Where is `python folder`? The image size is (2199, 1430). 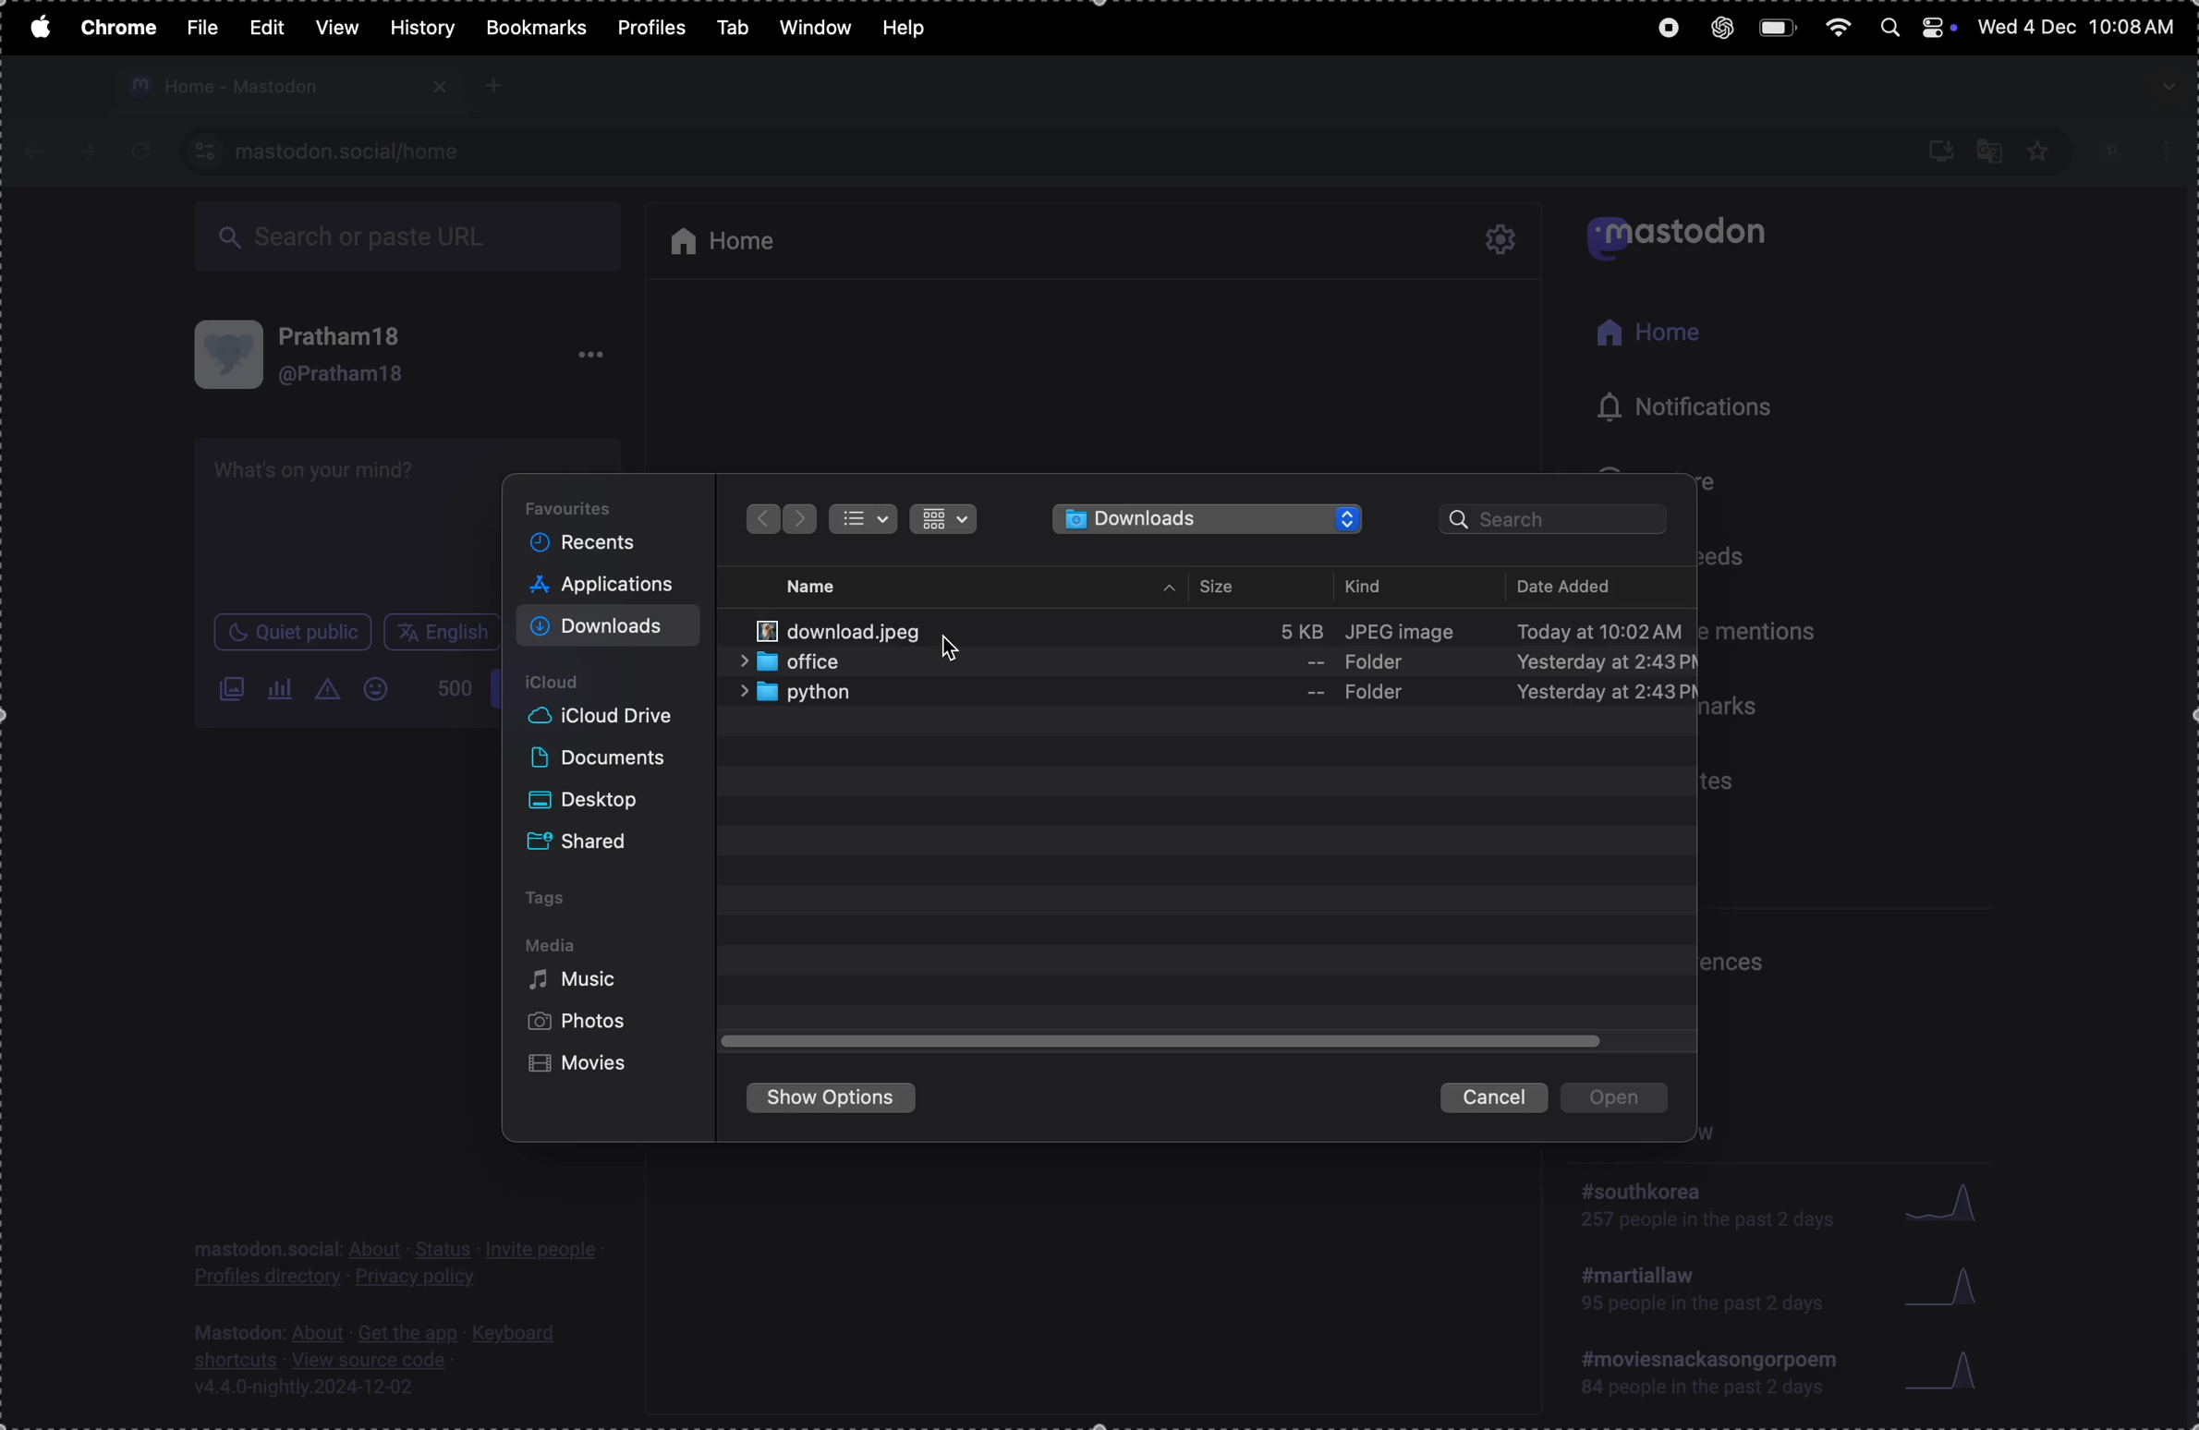
python folder is located at coordinates (1214, 695).